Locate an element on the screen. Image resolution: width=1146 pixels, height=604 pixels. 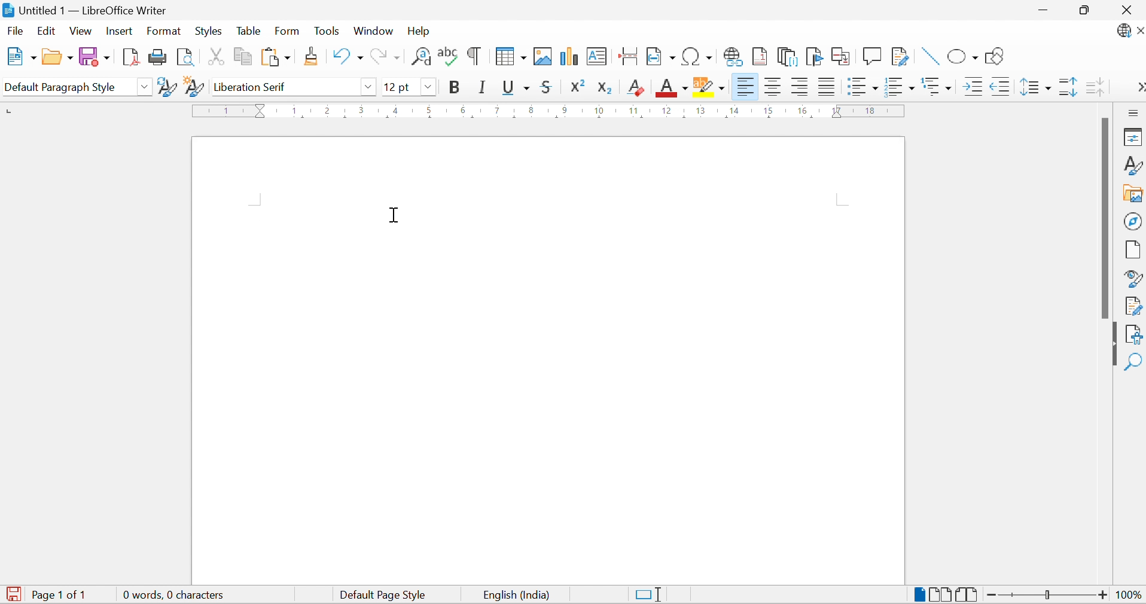
Format is located at coordinates (164, 32).